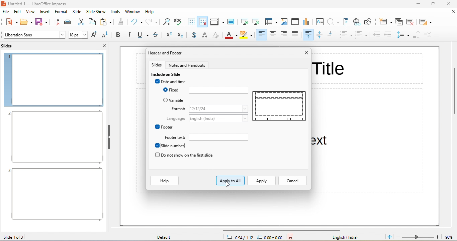 The width and height of the screenshot is (457, 241). What do you see at coordinates (92, 22) in the screenshot?
I see `ccopy` at bounding box center [92, 22].